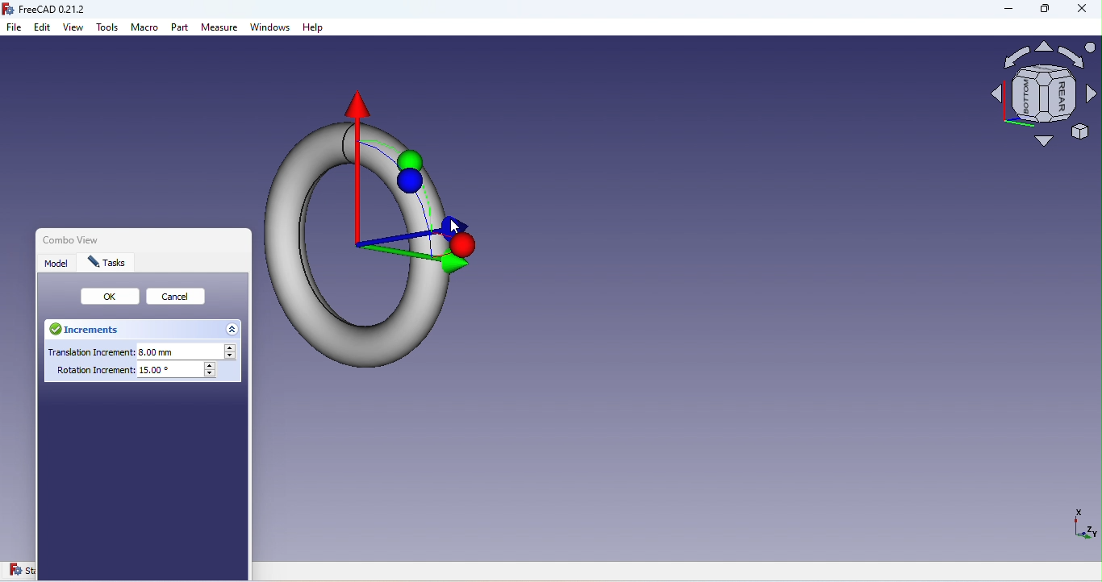 The width and height of the screenshot is (1102, 582). What do you see at coordinates (145, 30) in the screenshot?
I see `Macro` at bounding box center [145, 30].